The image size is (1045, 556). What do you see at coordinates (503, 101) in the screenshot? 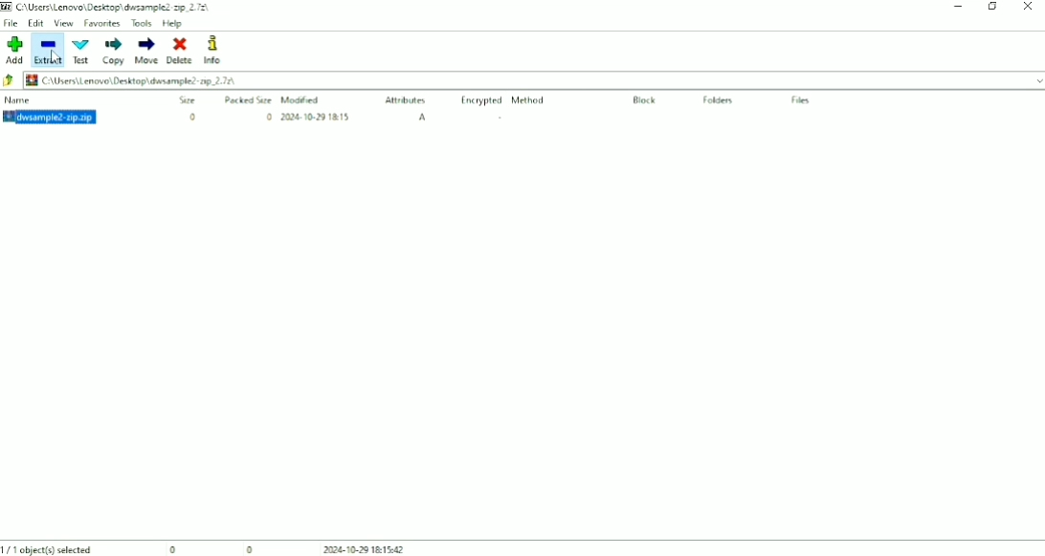
I see `Encrypted Method` at bounding box center [503, 101].